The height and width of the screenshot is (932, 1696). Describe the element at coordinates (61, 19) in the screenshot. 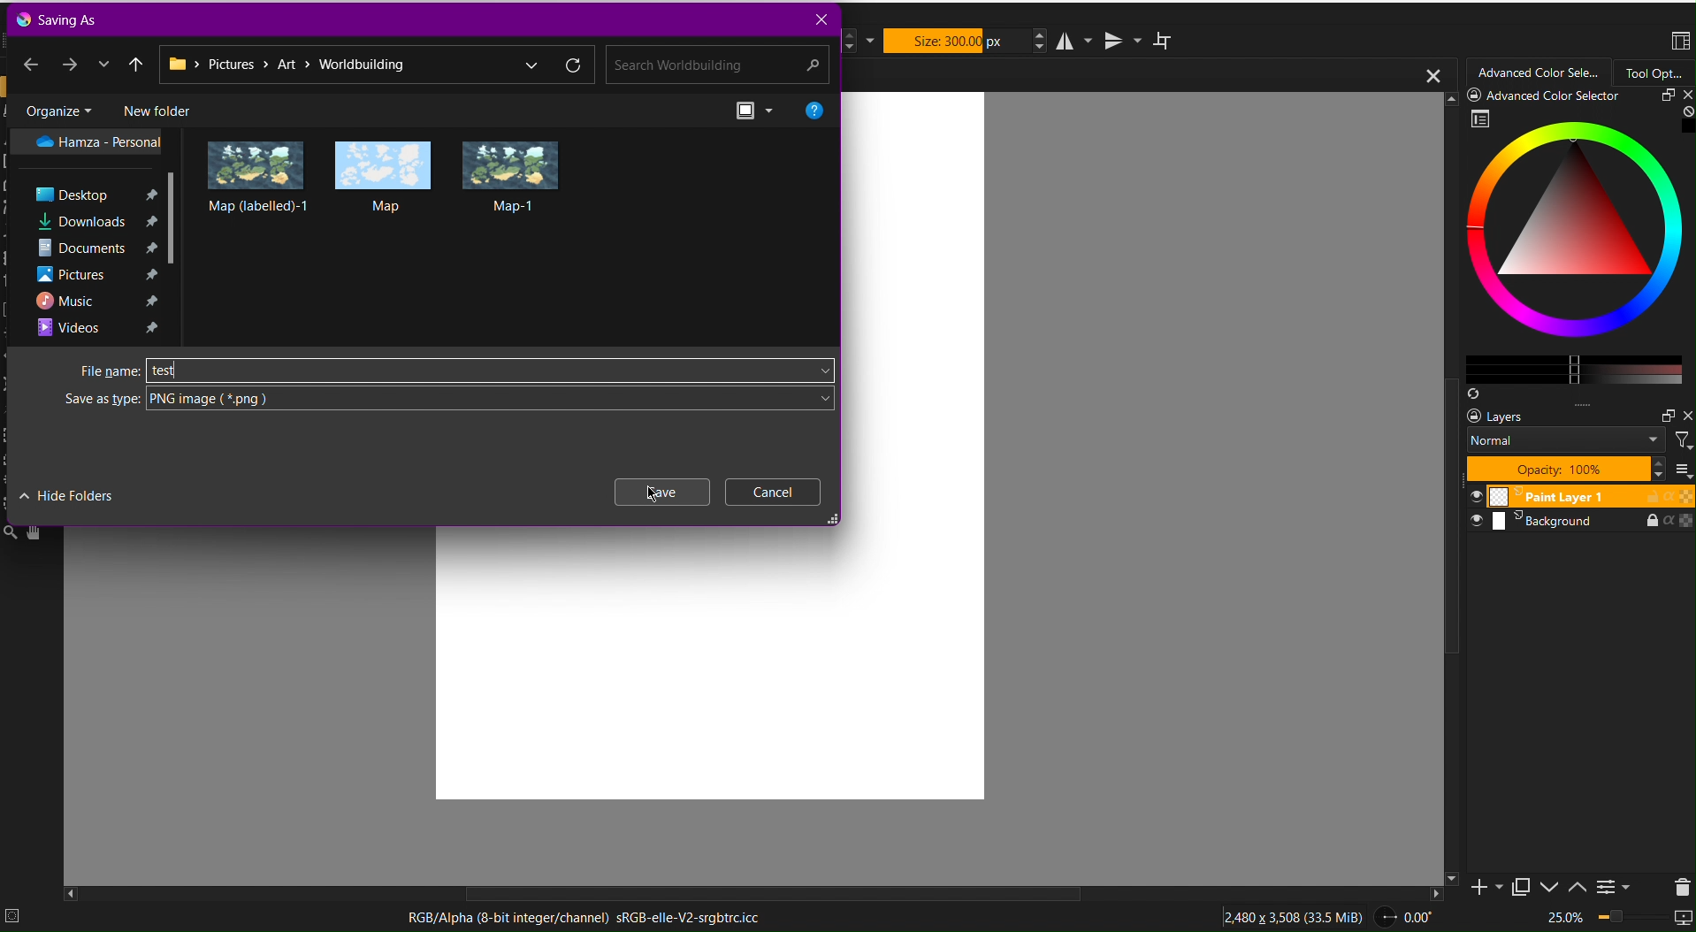

I see `Saving As` at that location.